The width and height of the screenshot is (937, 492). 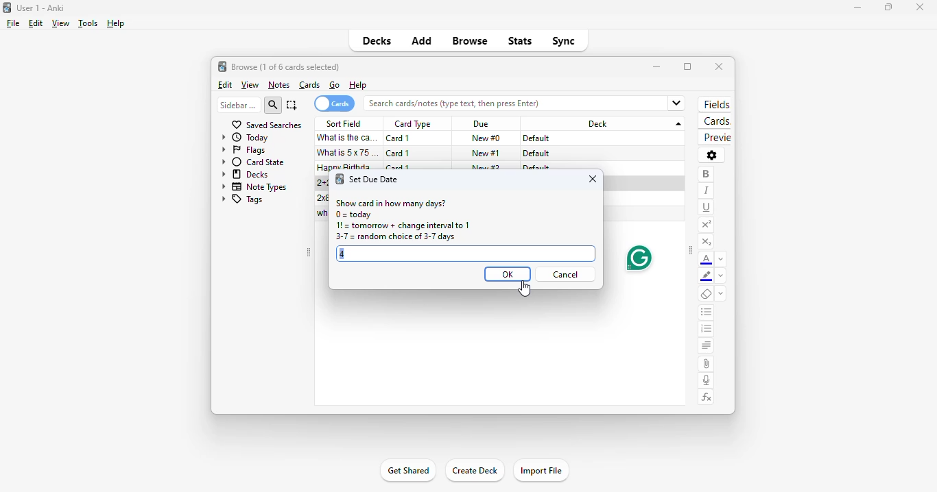 What do you see at coordinates (344, 253) in the screenshot?
I see `4` at bounding box center [344, 253].